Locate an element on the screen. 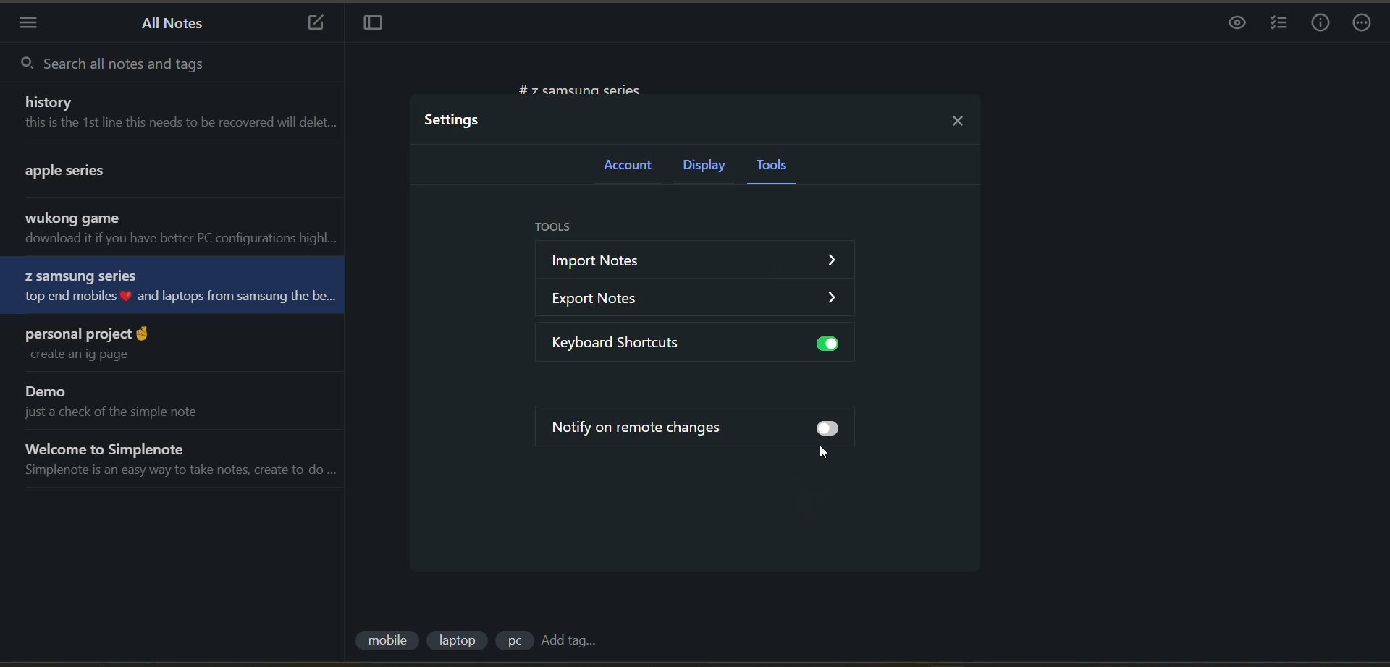 This screenshot has width=1390, height=667. toggle on is located at coordinates (833, 428).